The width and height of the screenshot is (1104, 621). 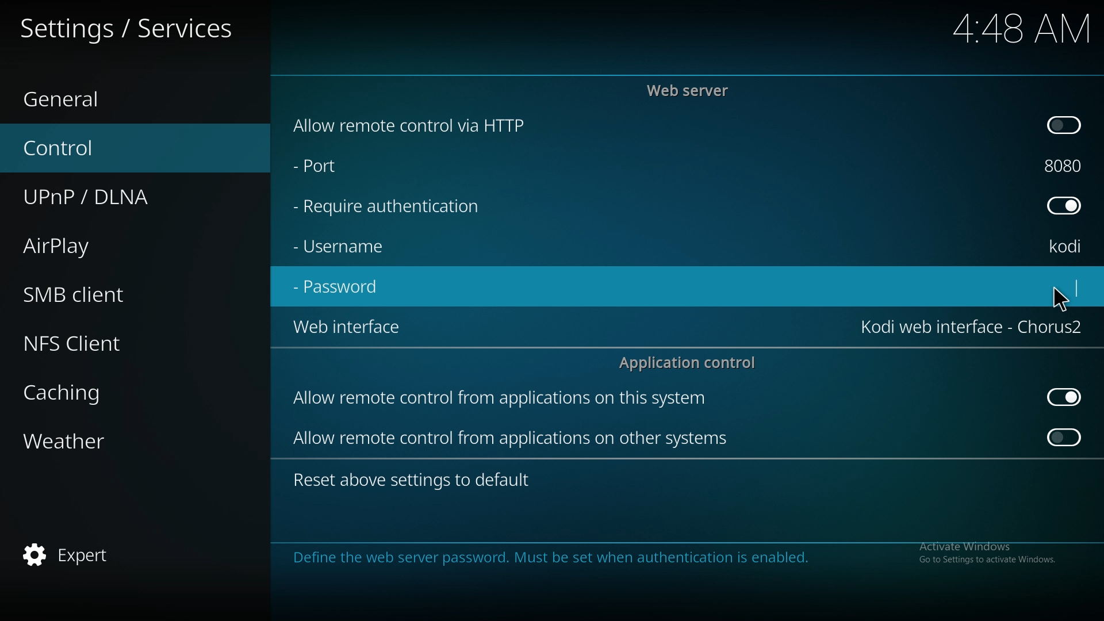 I want to click on password, so click(x=344, y=288).